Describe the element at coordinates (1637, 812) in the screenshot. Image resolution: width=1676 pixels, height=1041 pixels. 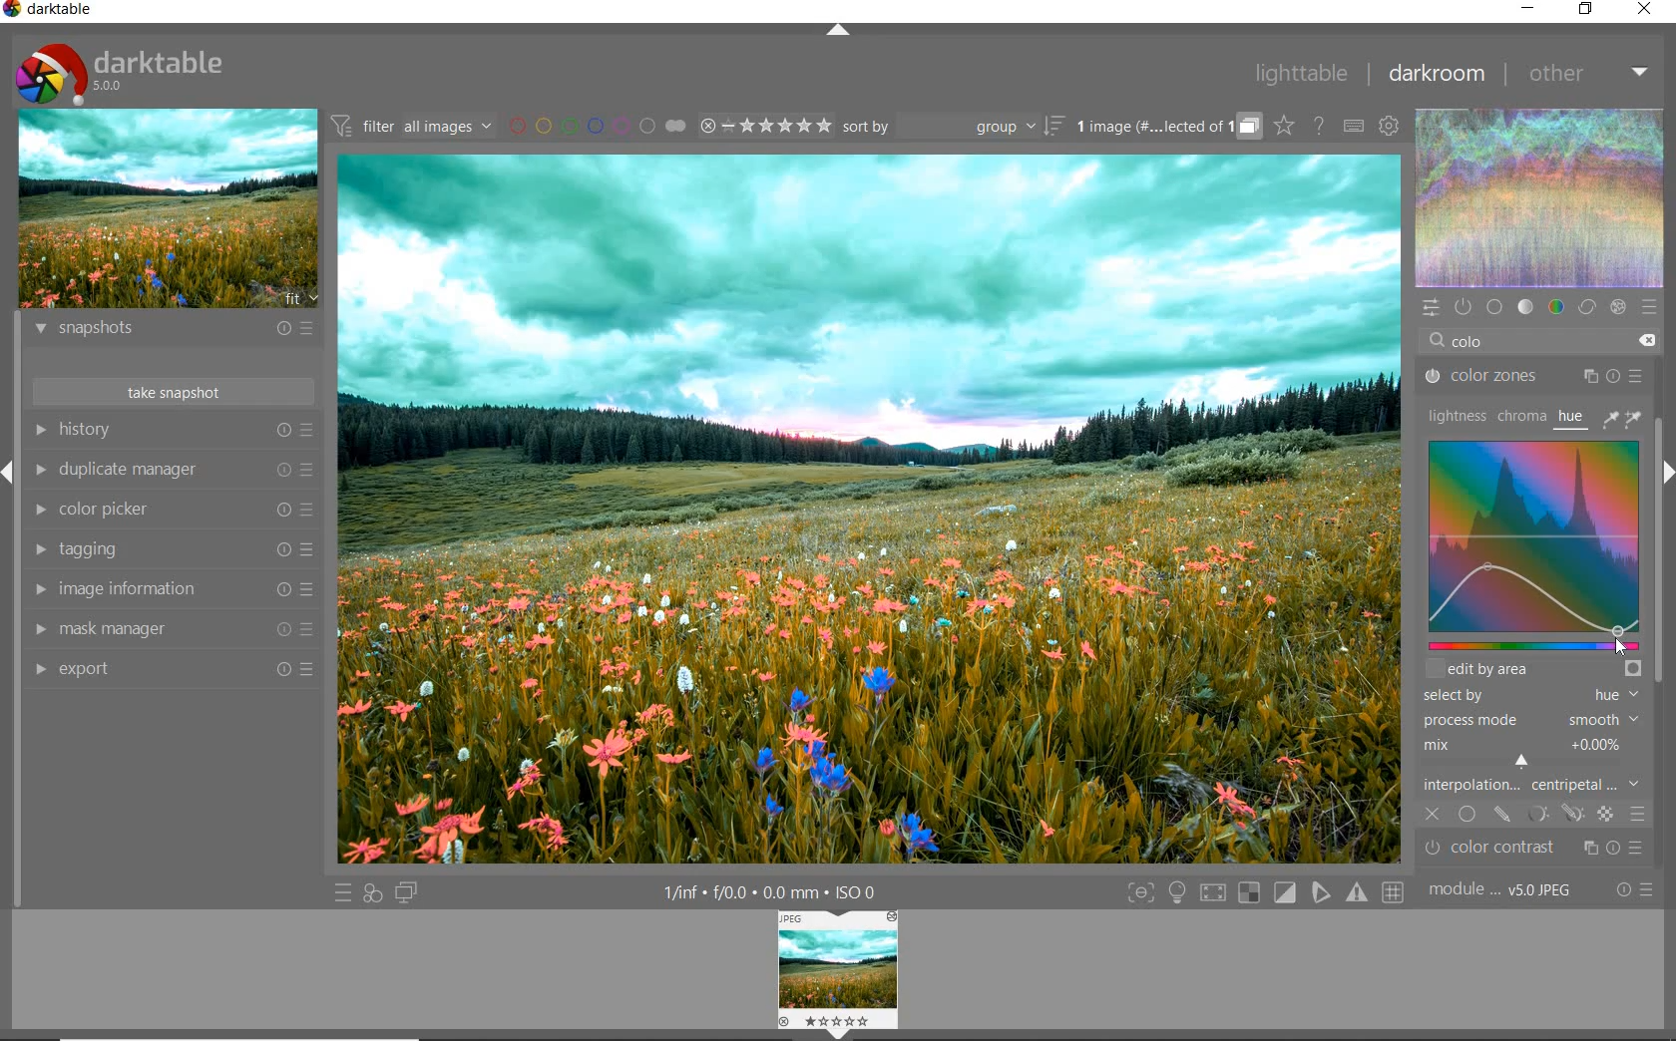
I see `blending options` at that location.